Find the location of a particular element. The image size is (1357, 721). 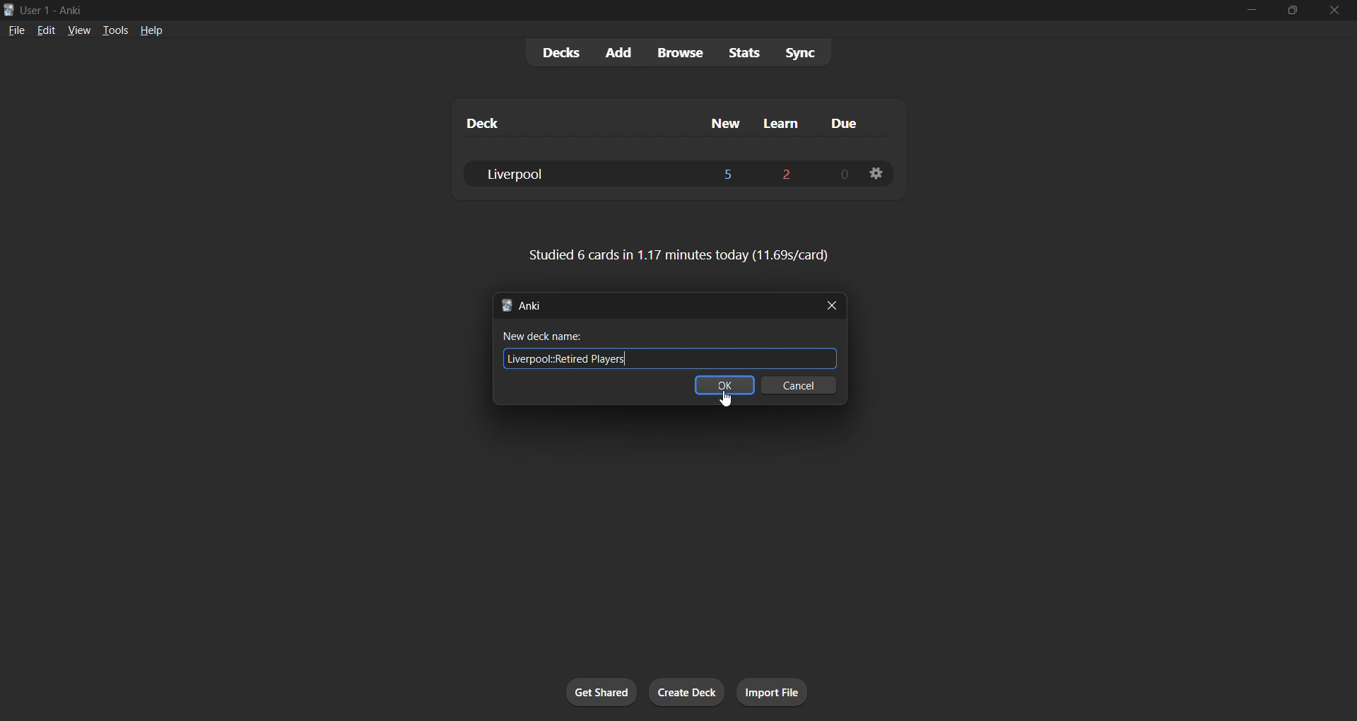

stats is located at coordinates (747, 52).